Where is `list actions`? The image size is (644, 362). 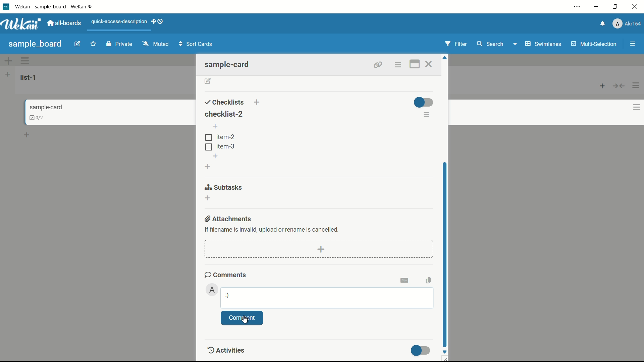
list actions is located at coordinates (637, 85).